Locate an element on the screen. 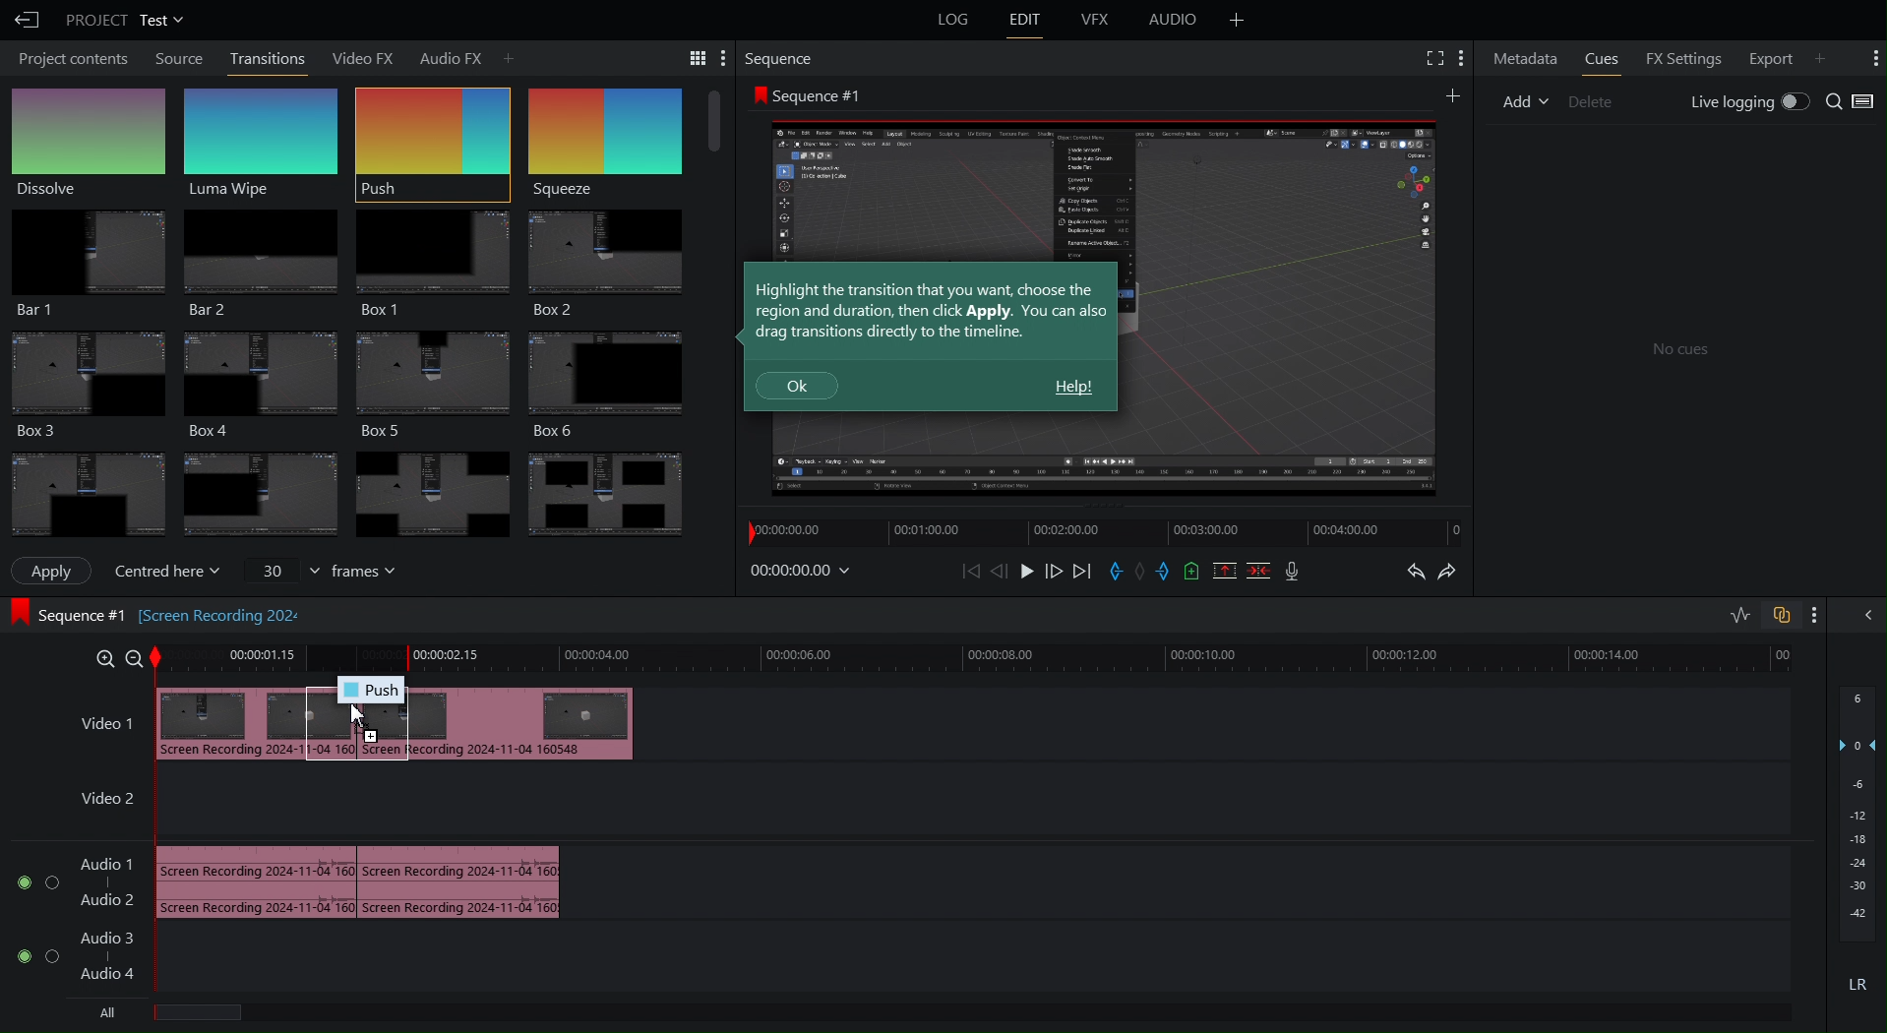 Image resolution: width=1887 pixels, height=1033 pixels. Push is located at coordinates (431, 143).